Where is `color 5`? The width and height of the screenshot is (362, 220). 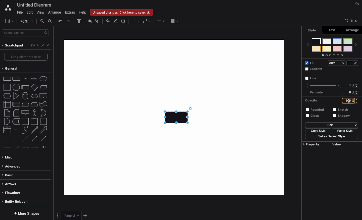
color 5 is located at coordinates (327, 41).